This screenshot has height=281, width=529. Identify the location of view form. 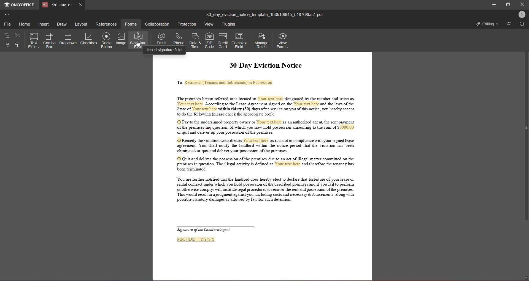
(283, 41).